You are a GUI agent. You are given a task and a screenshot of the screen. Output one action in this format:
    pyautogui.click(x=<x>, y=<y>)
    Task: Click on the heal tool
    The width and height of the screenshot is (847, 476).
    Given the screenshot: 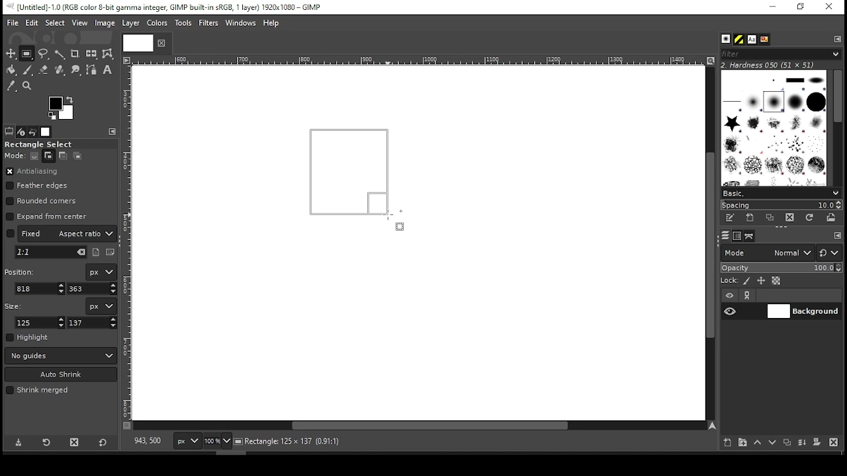 What is the action you would take?
    pyautogui.click(x=61, y=71)
    